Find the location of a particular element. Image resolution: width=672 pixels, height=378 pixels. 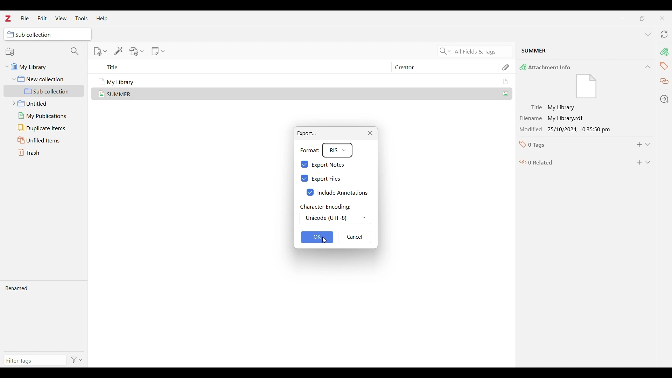

Add is located at coordinates (639, 162).